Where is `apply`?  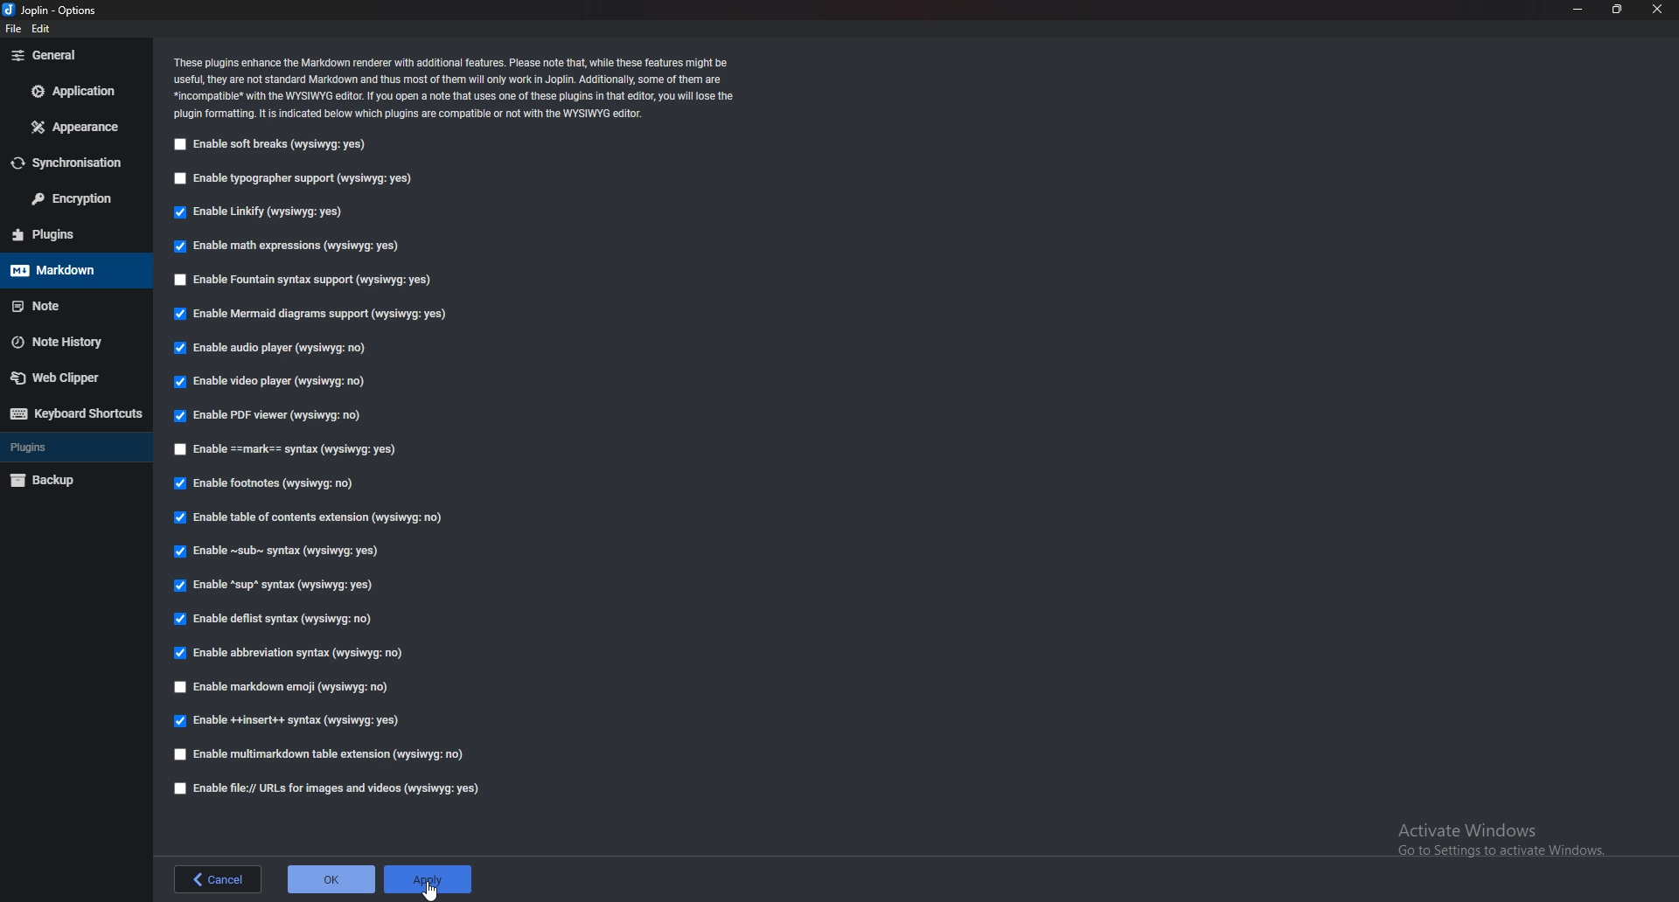
apply is located at coordinates (427, 878).